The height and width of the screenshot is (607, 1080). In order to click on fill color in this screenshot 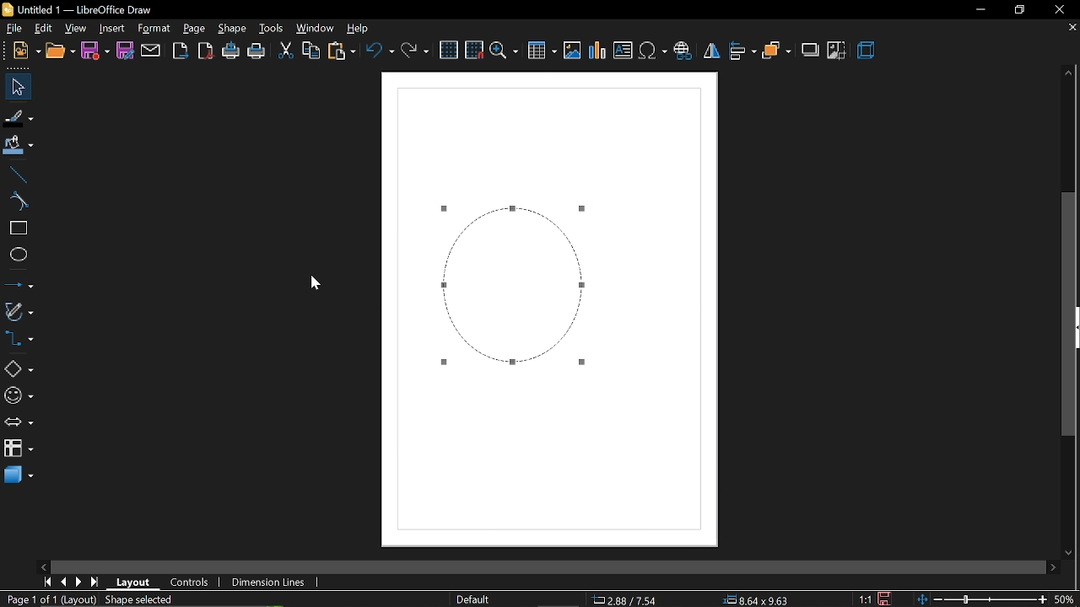, I will do `click(19, 143)`.